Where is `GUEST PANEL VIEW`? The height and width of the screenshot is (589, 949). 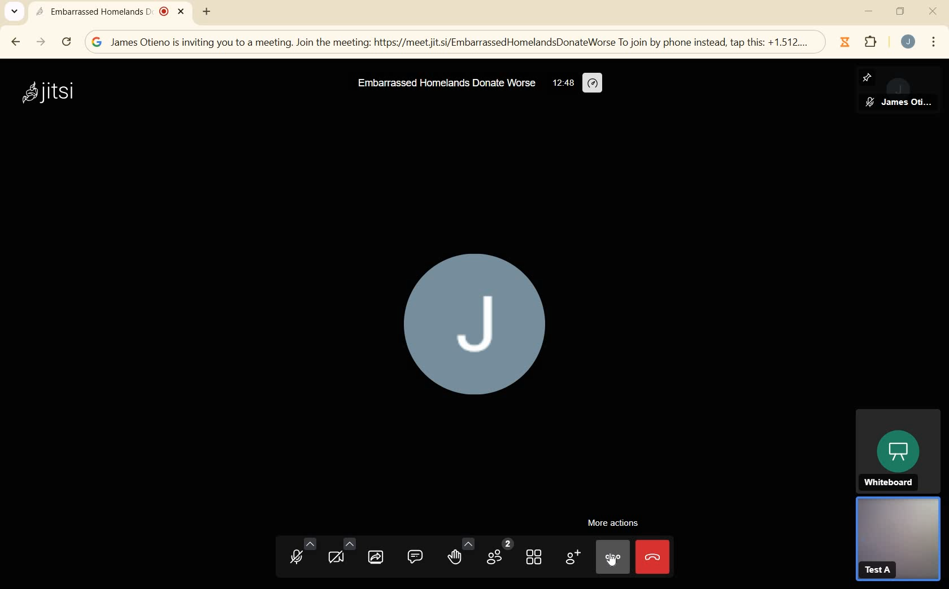
GUEST PANEL VIEW is located at coordinates (898, 542).